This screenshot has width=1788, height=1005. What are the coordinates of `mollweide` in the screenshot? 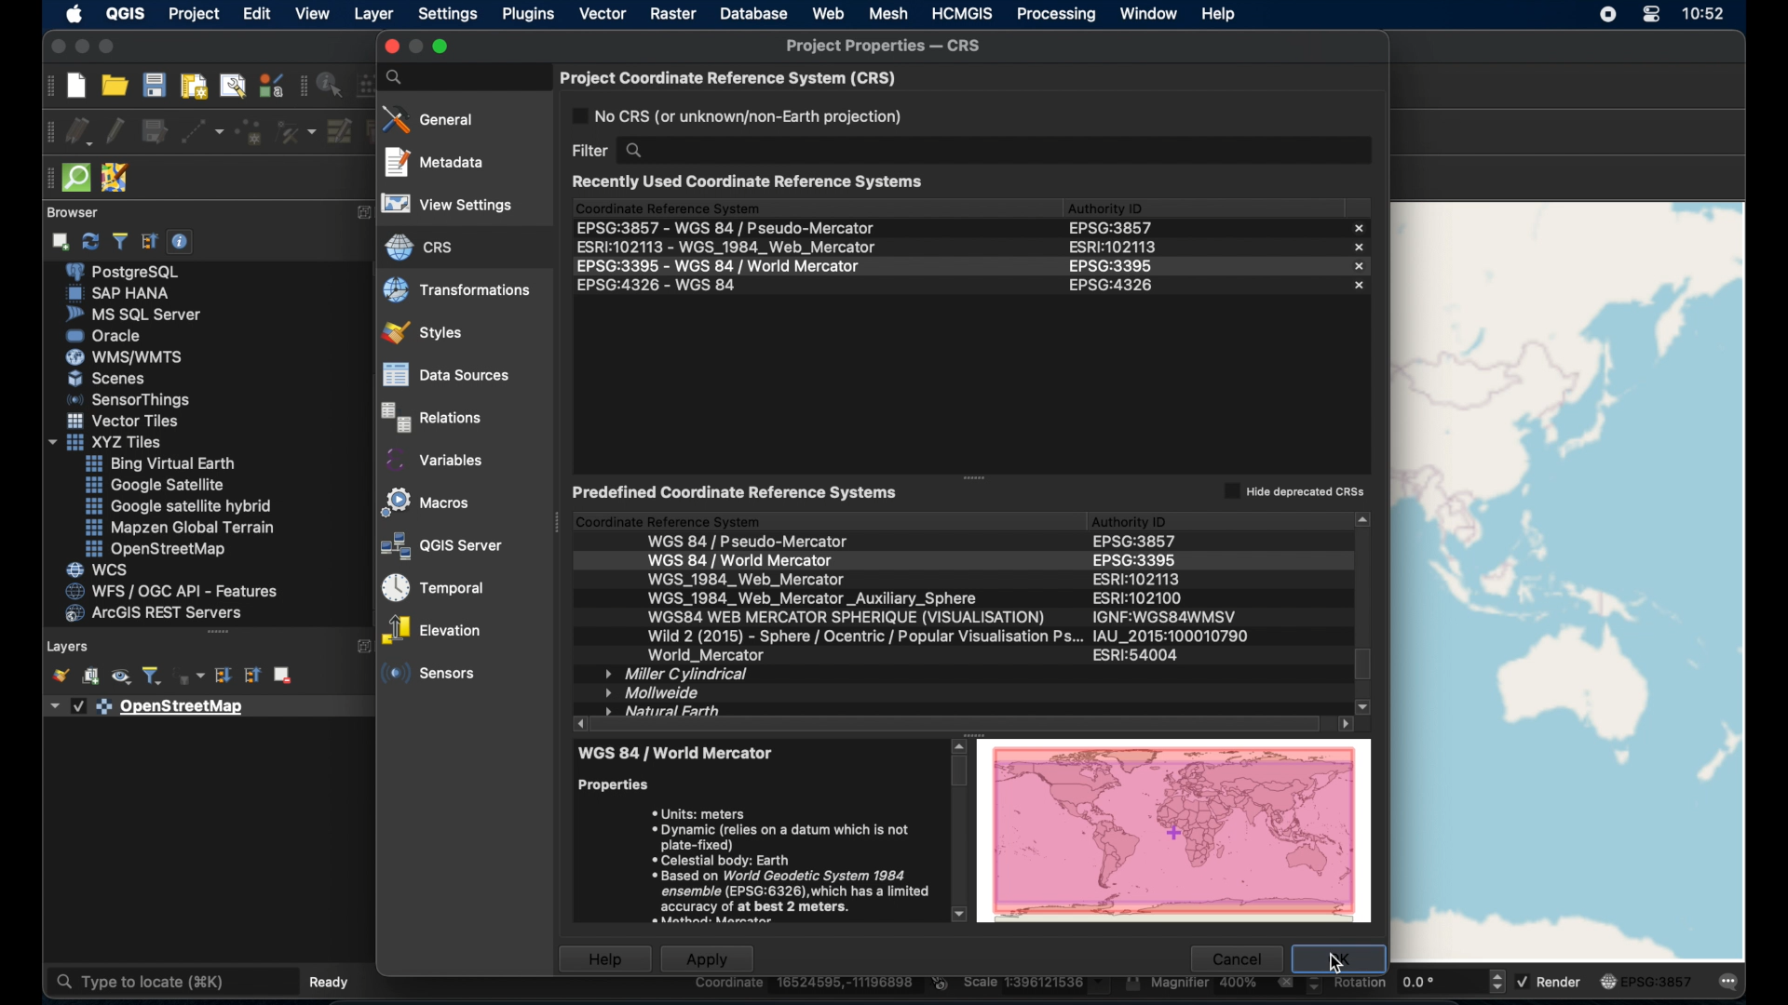 It's located at (656, 691).